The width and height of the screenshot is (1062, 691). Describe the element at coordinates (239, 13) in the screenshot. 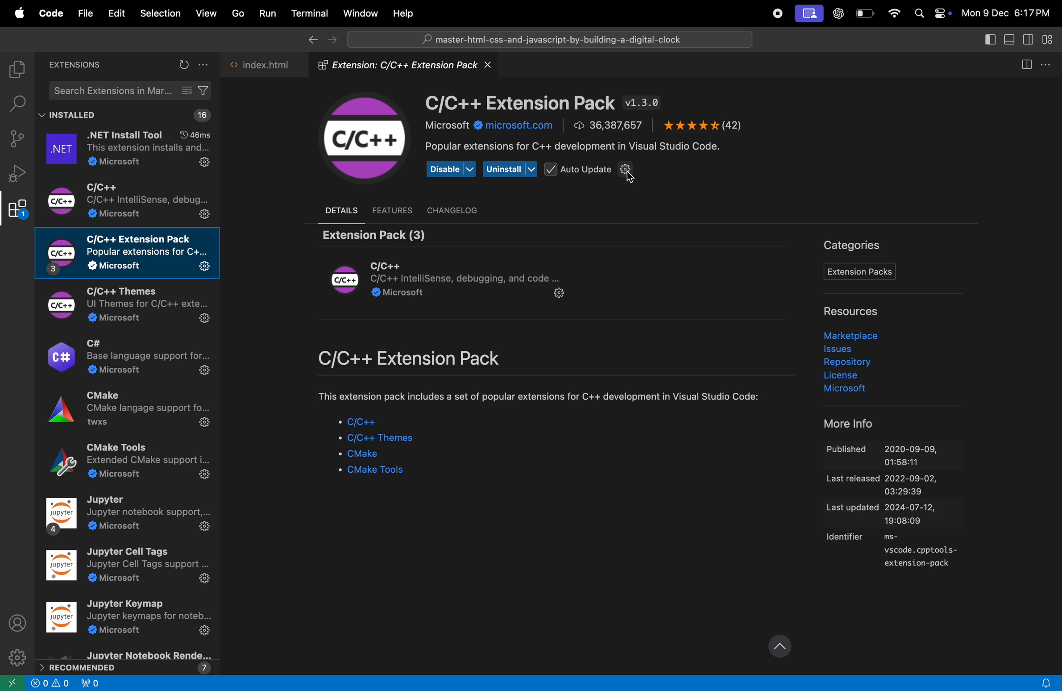

I see `Go` at that location.